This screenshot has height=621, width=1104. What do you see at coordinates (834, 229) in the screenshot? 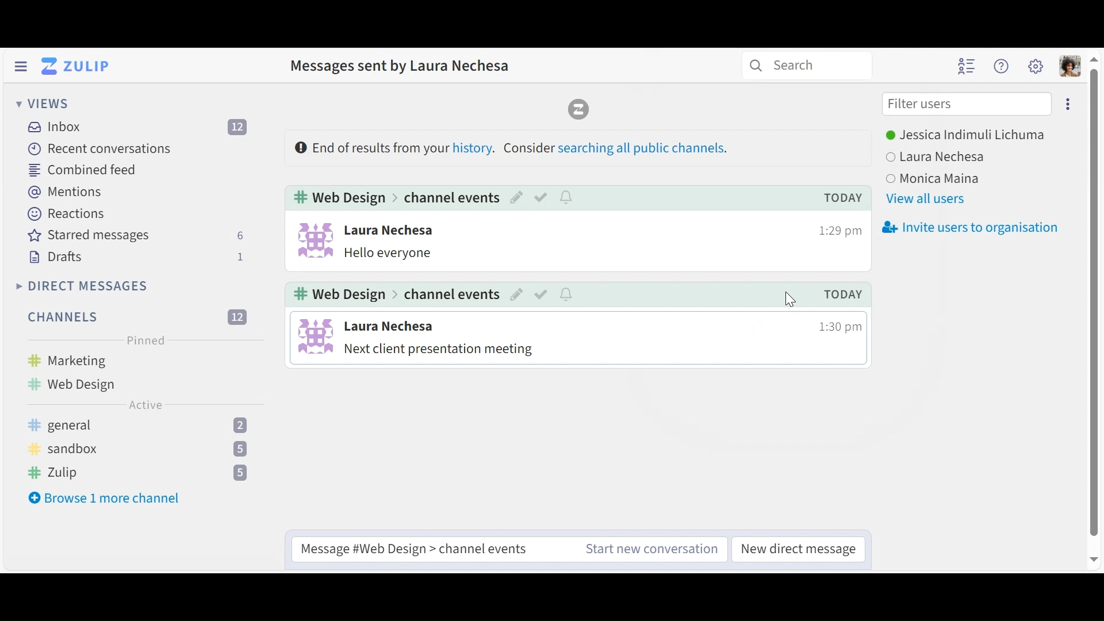
I see `time` at bounding box center [834, 229].